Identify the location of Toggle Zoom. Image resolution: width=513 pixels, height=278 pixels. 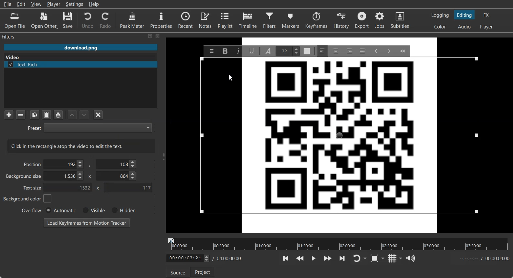
(375, 259).